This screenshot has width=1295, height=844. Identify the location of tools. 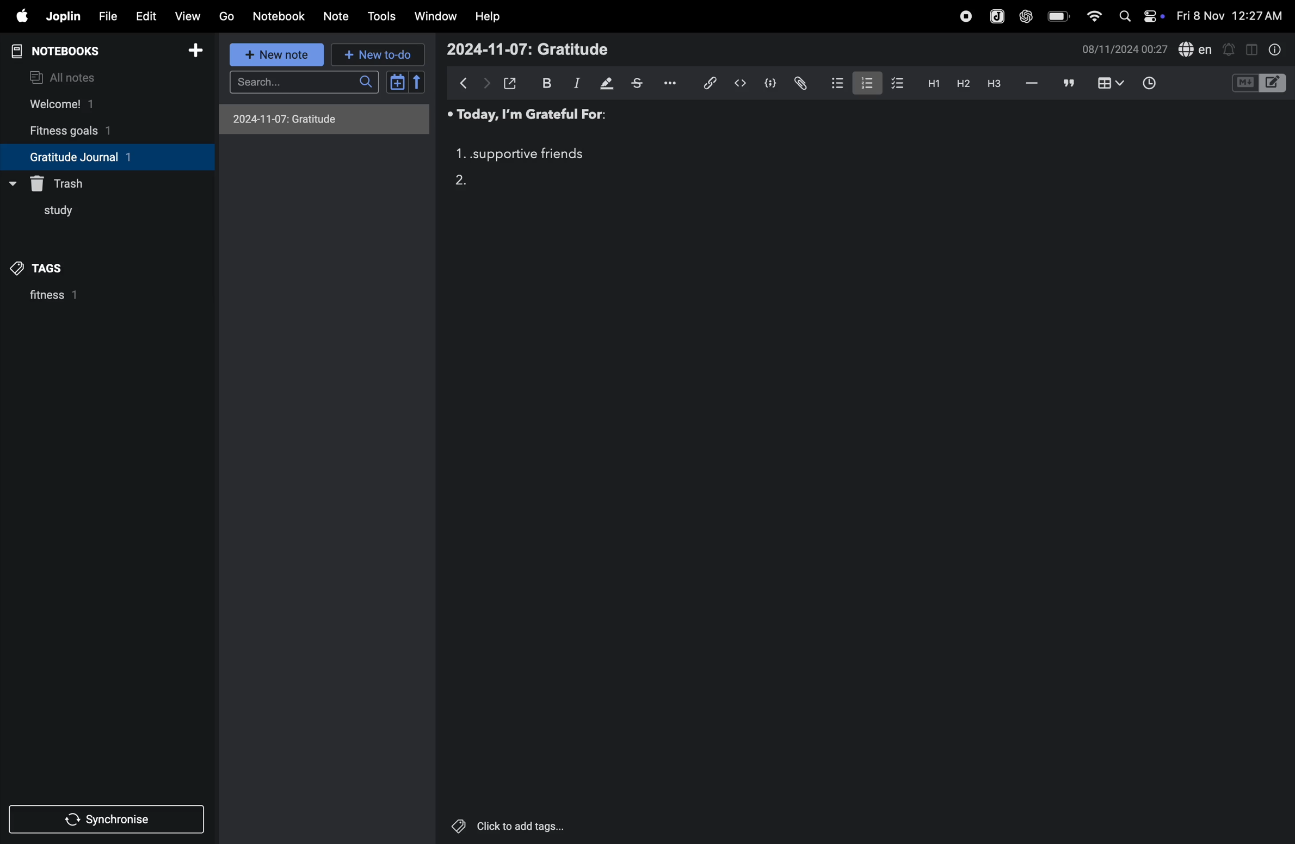
(381, 17).